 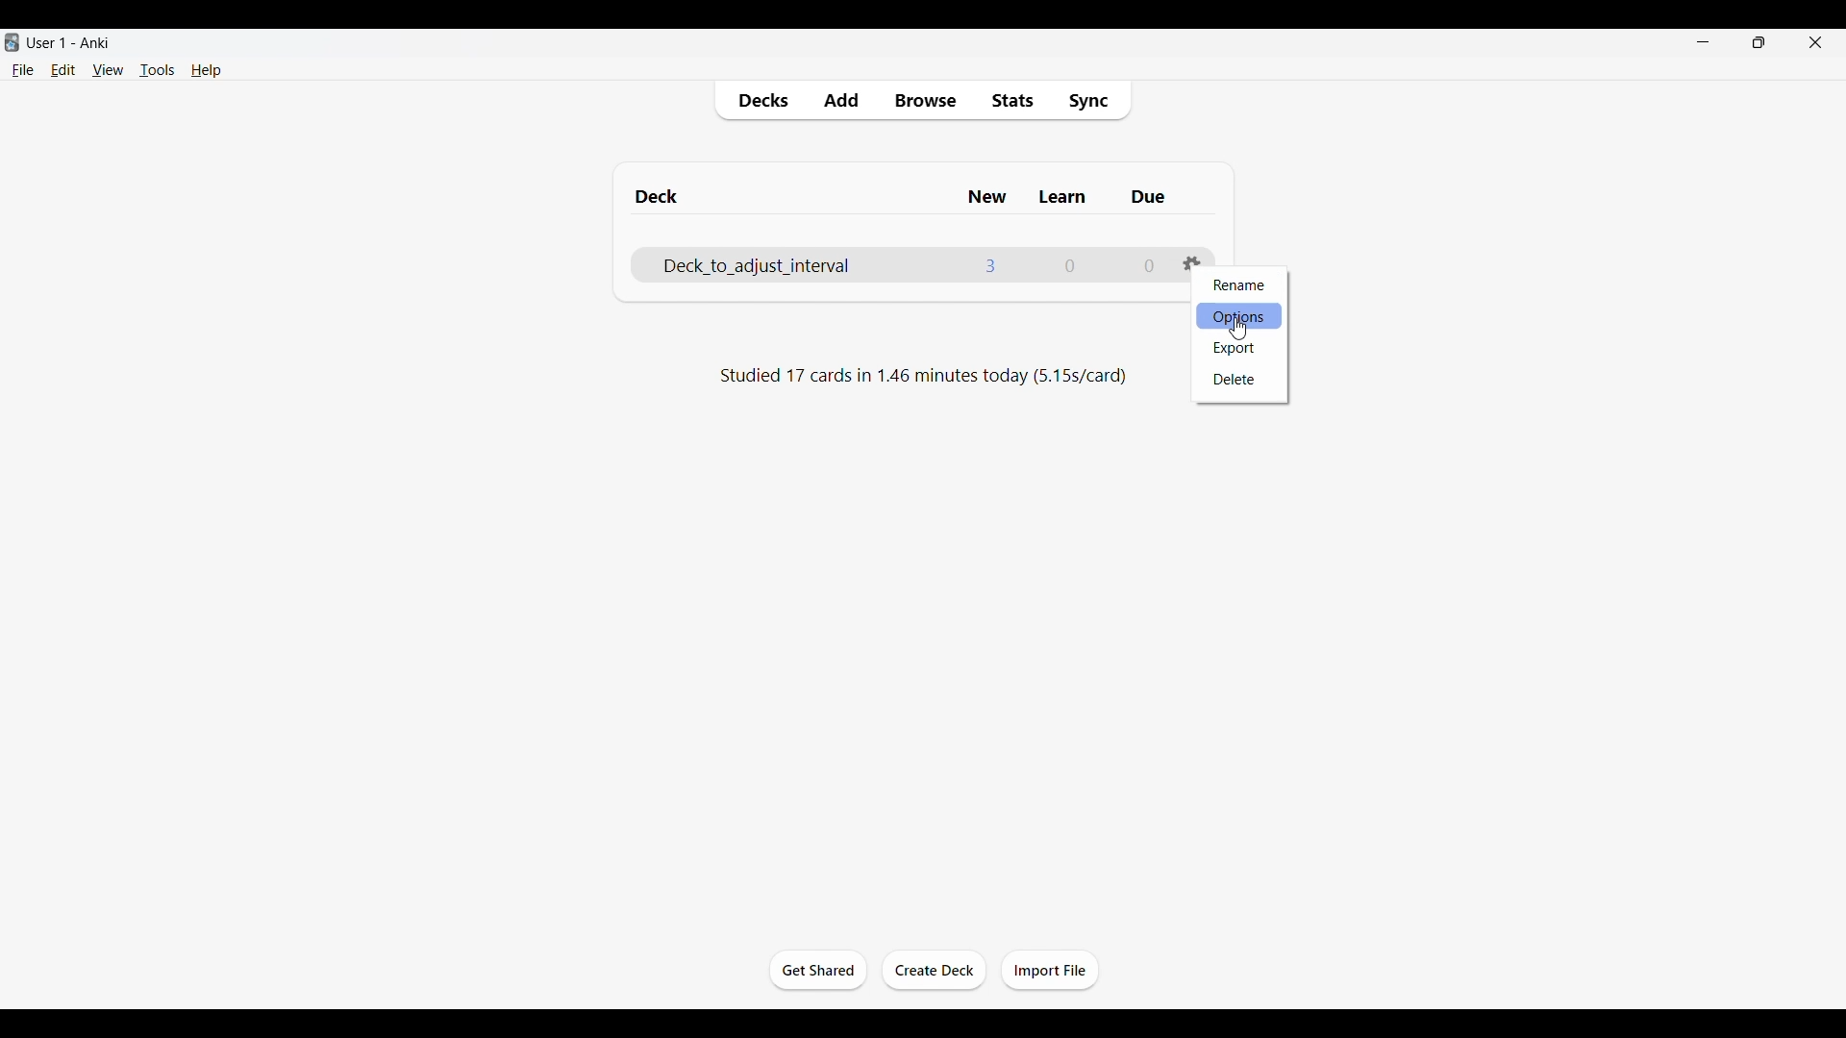 What do you see at coordinates (987, 200) in the screenshot?
I see `New column` at bounding box center [987, 200].